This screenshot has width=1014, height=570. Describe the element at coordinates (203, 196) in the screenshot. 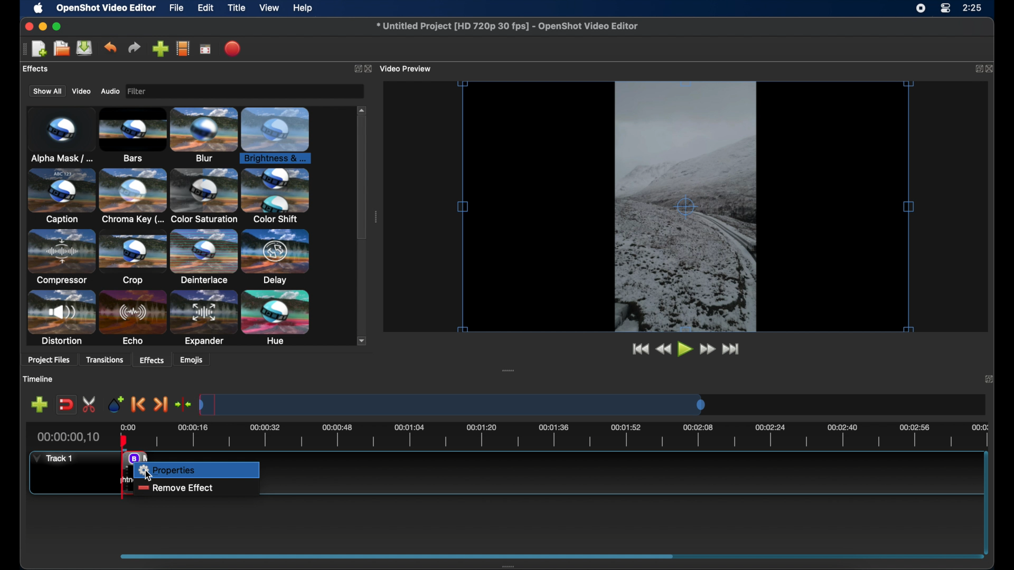

I see `color saturation` at that location.